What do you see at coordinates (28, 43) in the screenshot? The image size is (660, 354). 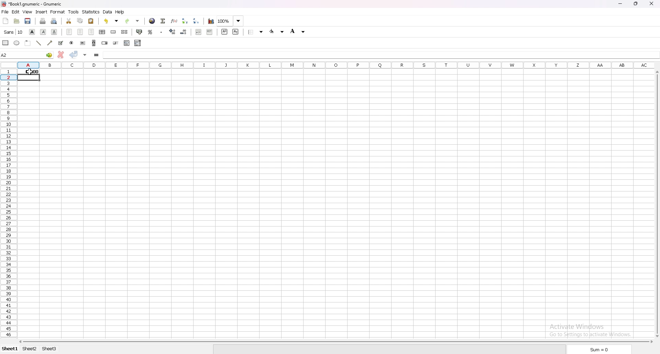 I see `frame` at bounding box center [28, 43].